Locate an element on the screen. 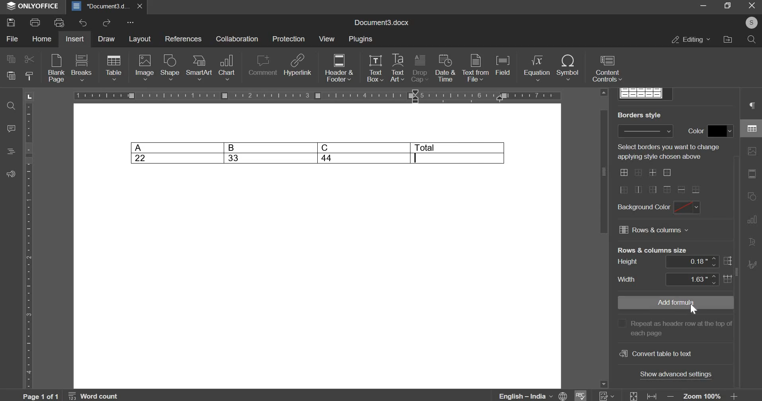 Image resolution: width=762 pixels, height=401 pixels. plugins is located at coordinates (363, 39).